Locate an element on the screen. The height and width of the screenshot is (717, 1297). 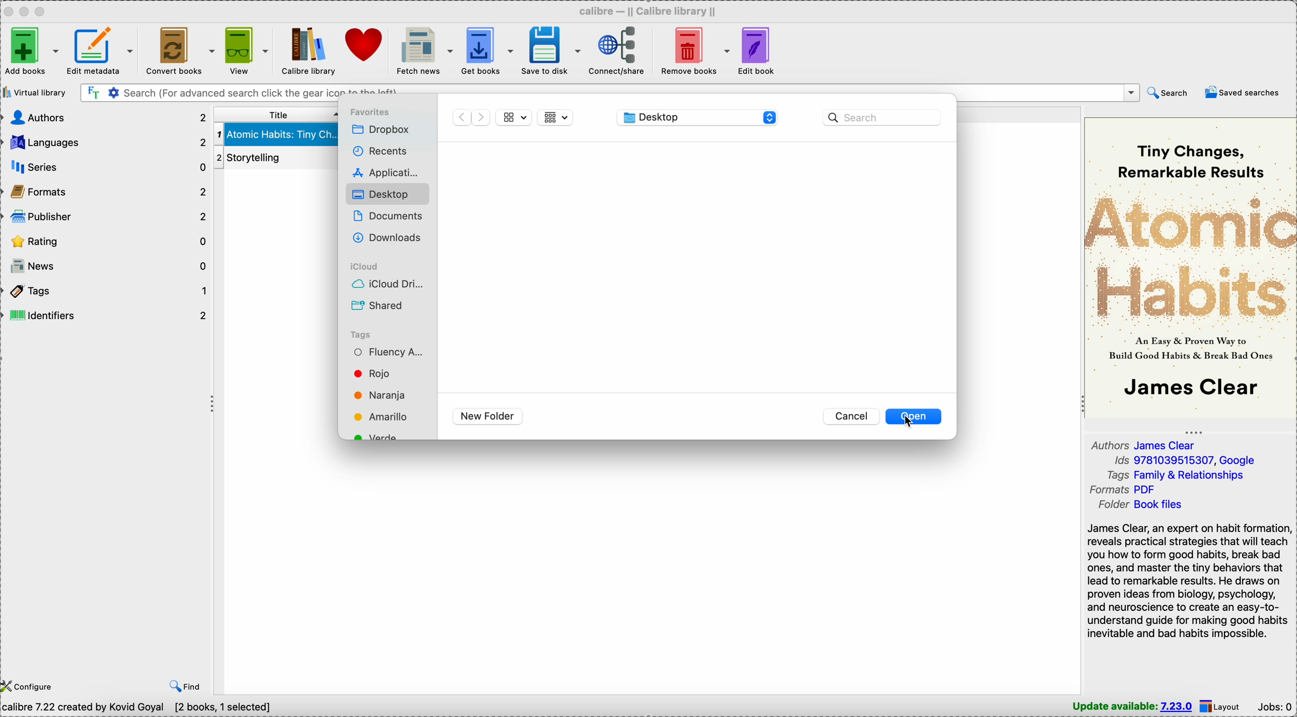
Calibre library is located at coordinates (308, 50).